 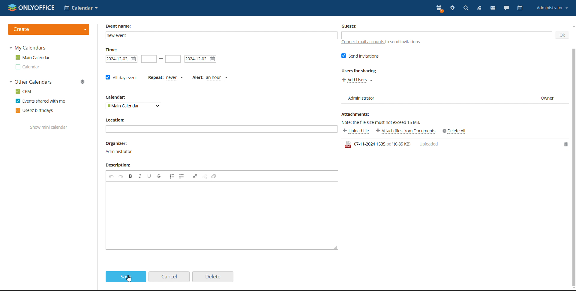 What do you see at coordinates (466, 8) in the screenshot?
I see `search` at bounding box center [466, 8].